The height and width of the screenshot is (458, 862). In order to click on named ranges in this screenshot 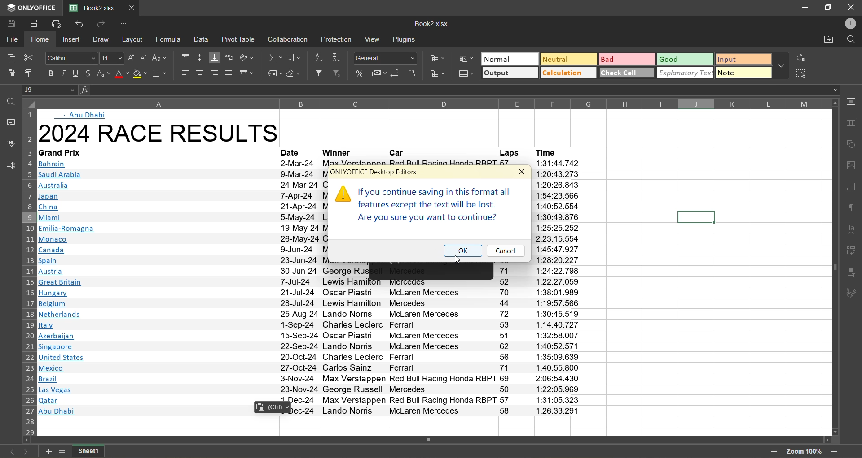, I will do `click(274, 72)`.